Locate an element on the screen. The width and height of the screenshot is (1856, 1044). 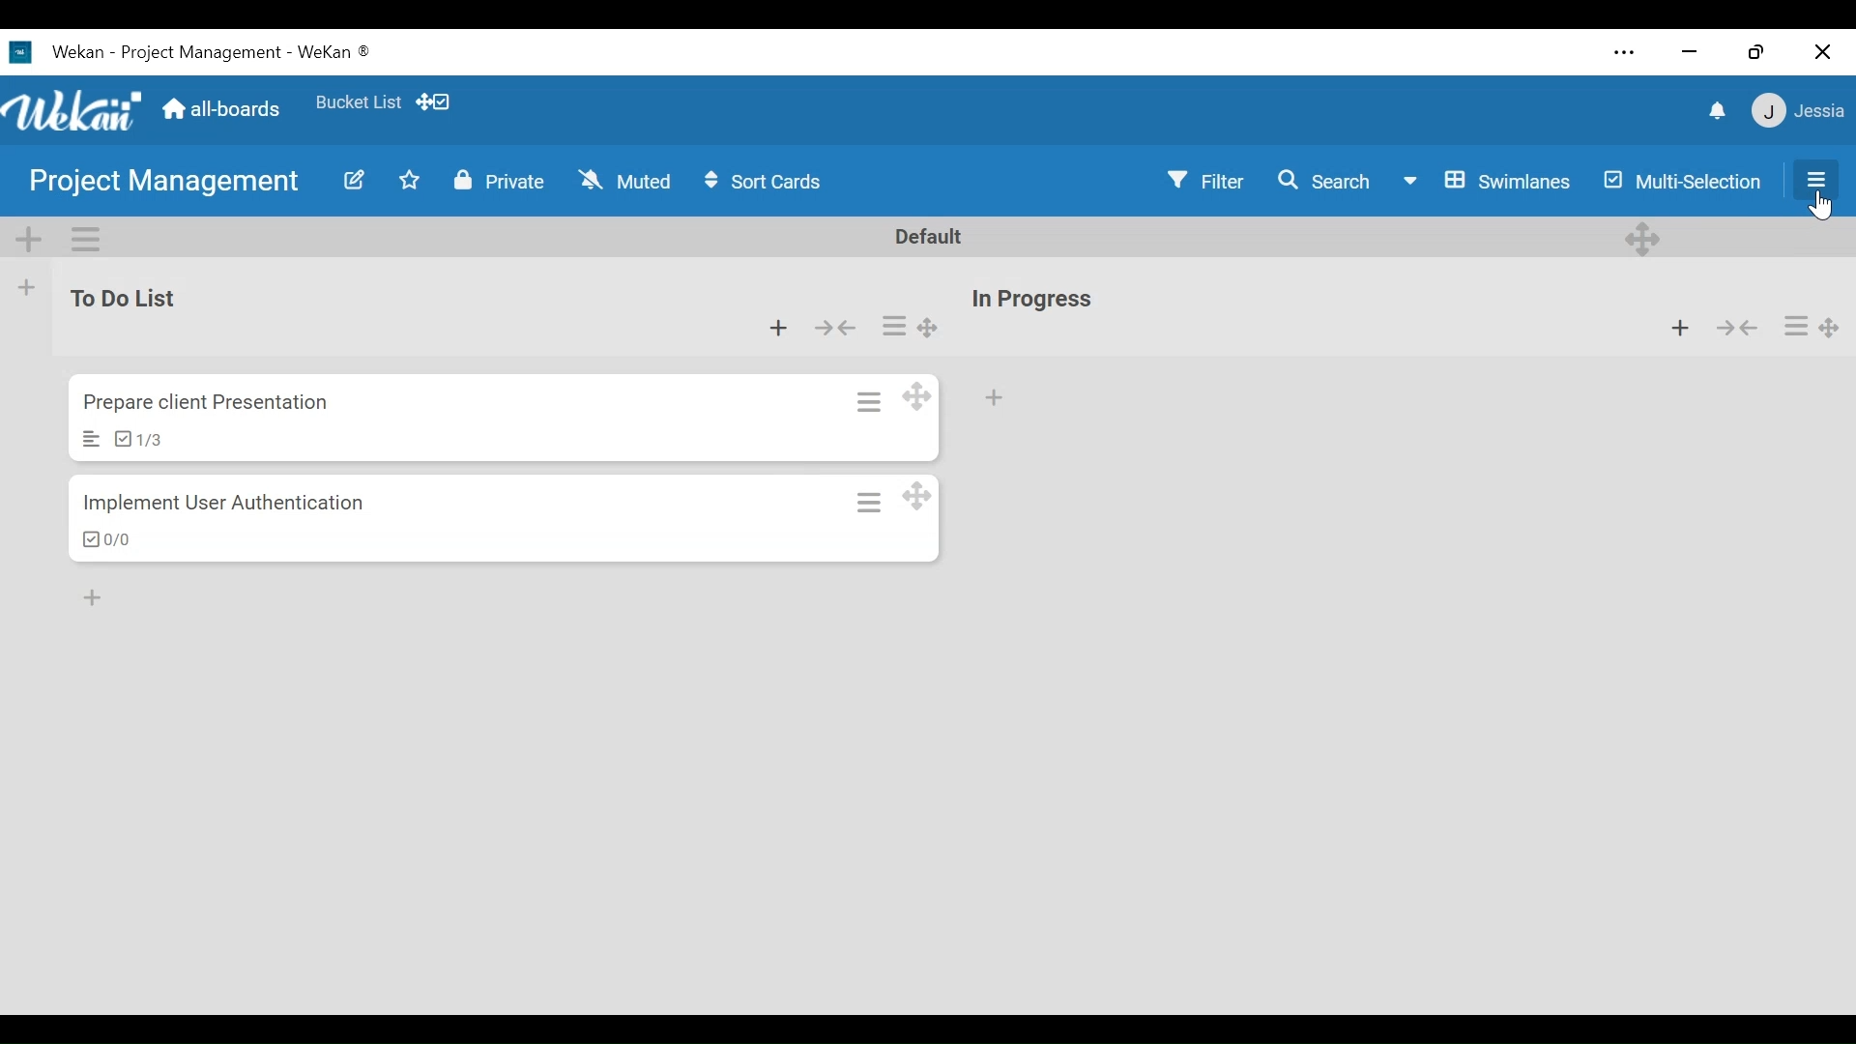
restore is located at coordinates (1758, 52).